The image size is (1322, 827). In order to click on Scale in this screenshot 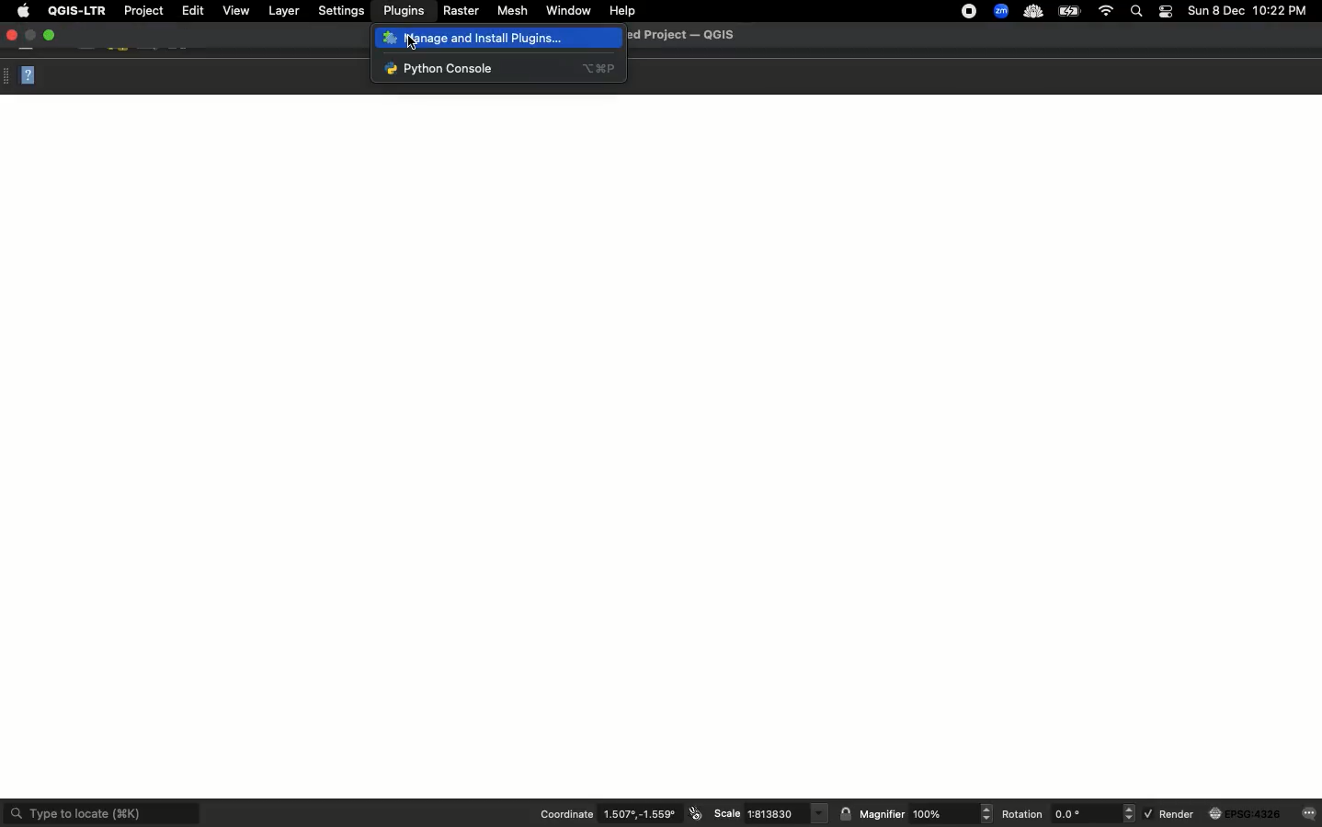, I will do `click(727, 812)`.